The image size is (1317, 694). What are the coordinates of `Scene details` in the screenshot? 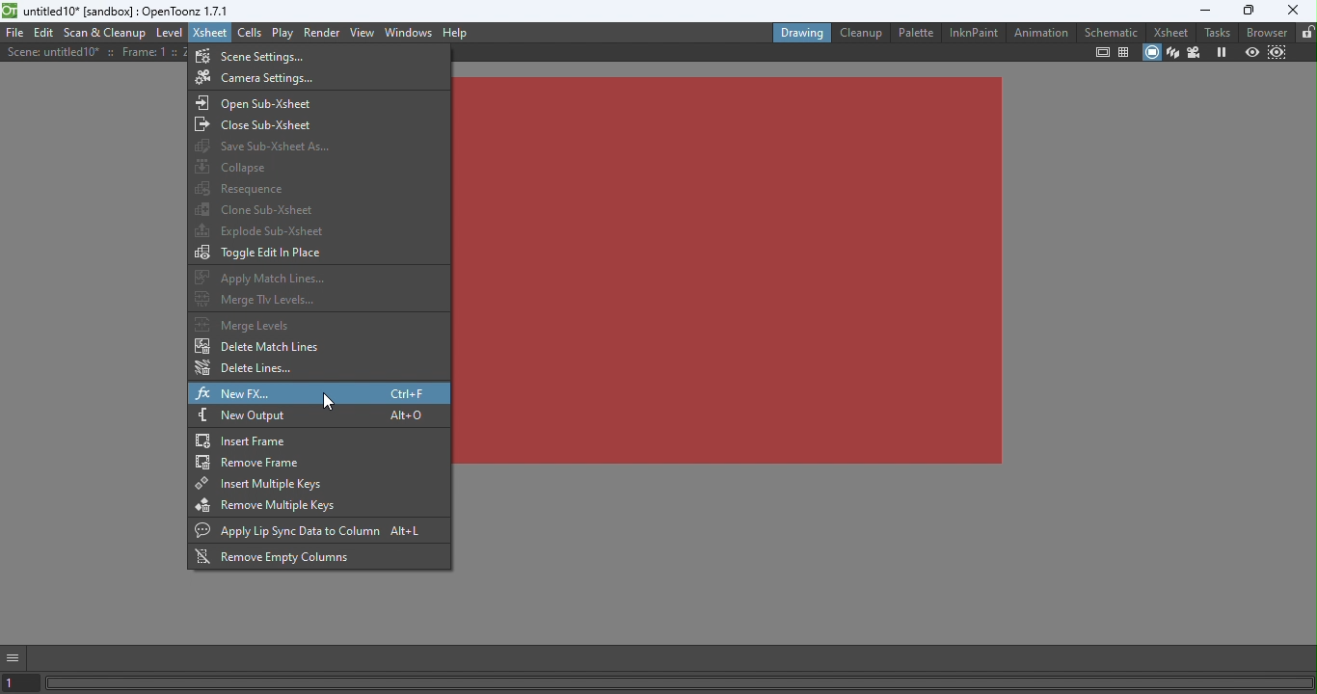 It's located at (96, 52).